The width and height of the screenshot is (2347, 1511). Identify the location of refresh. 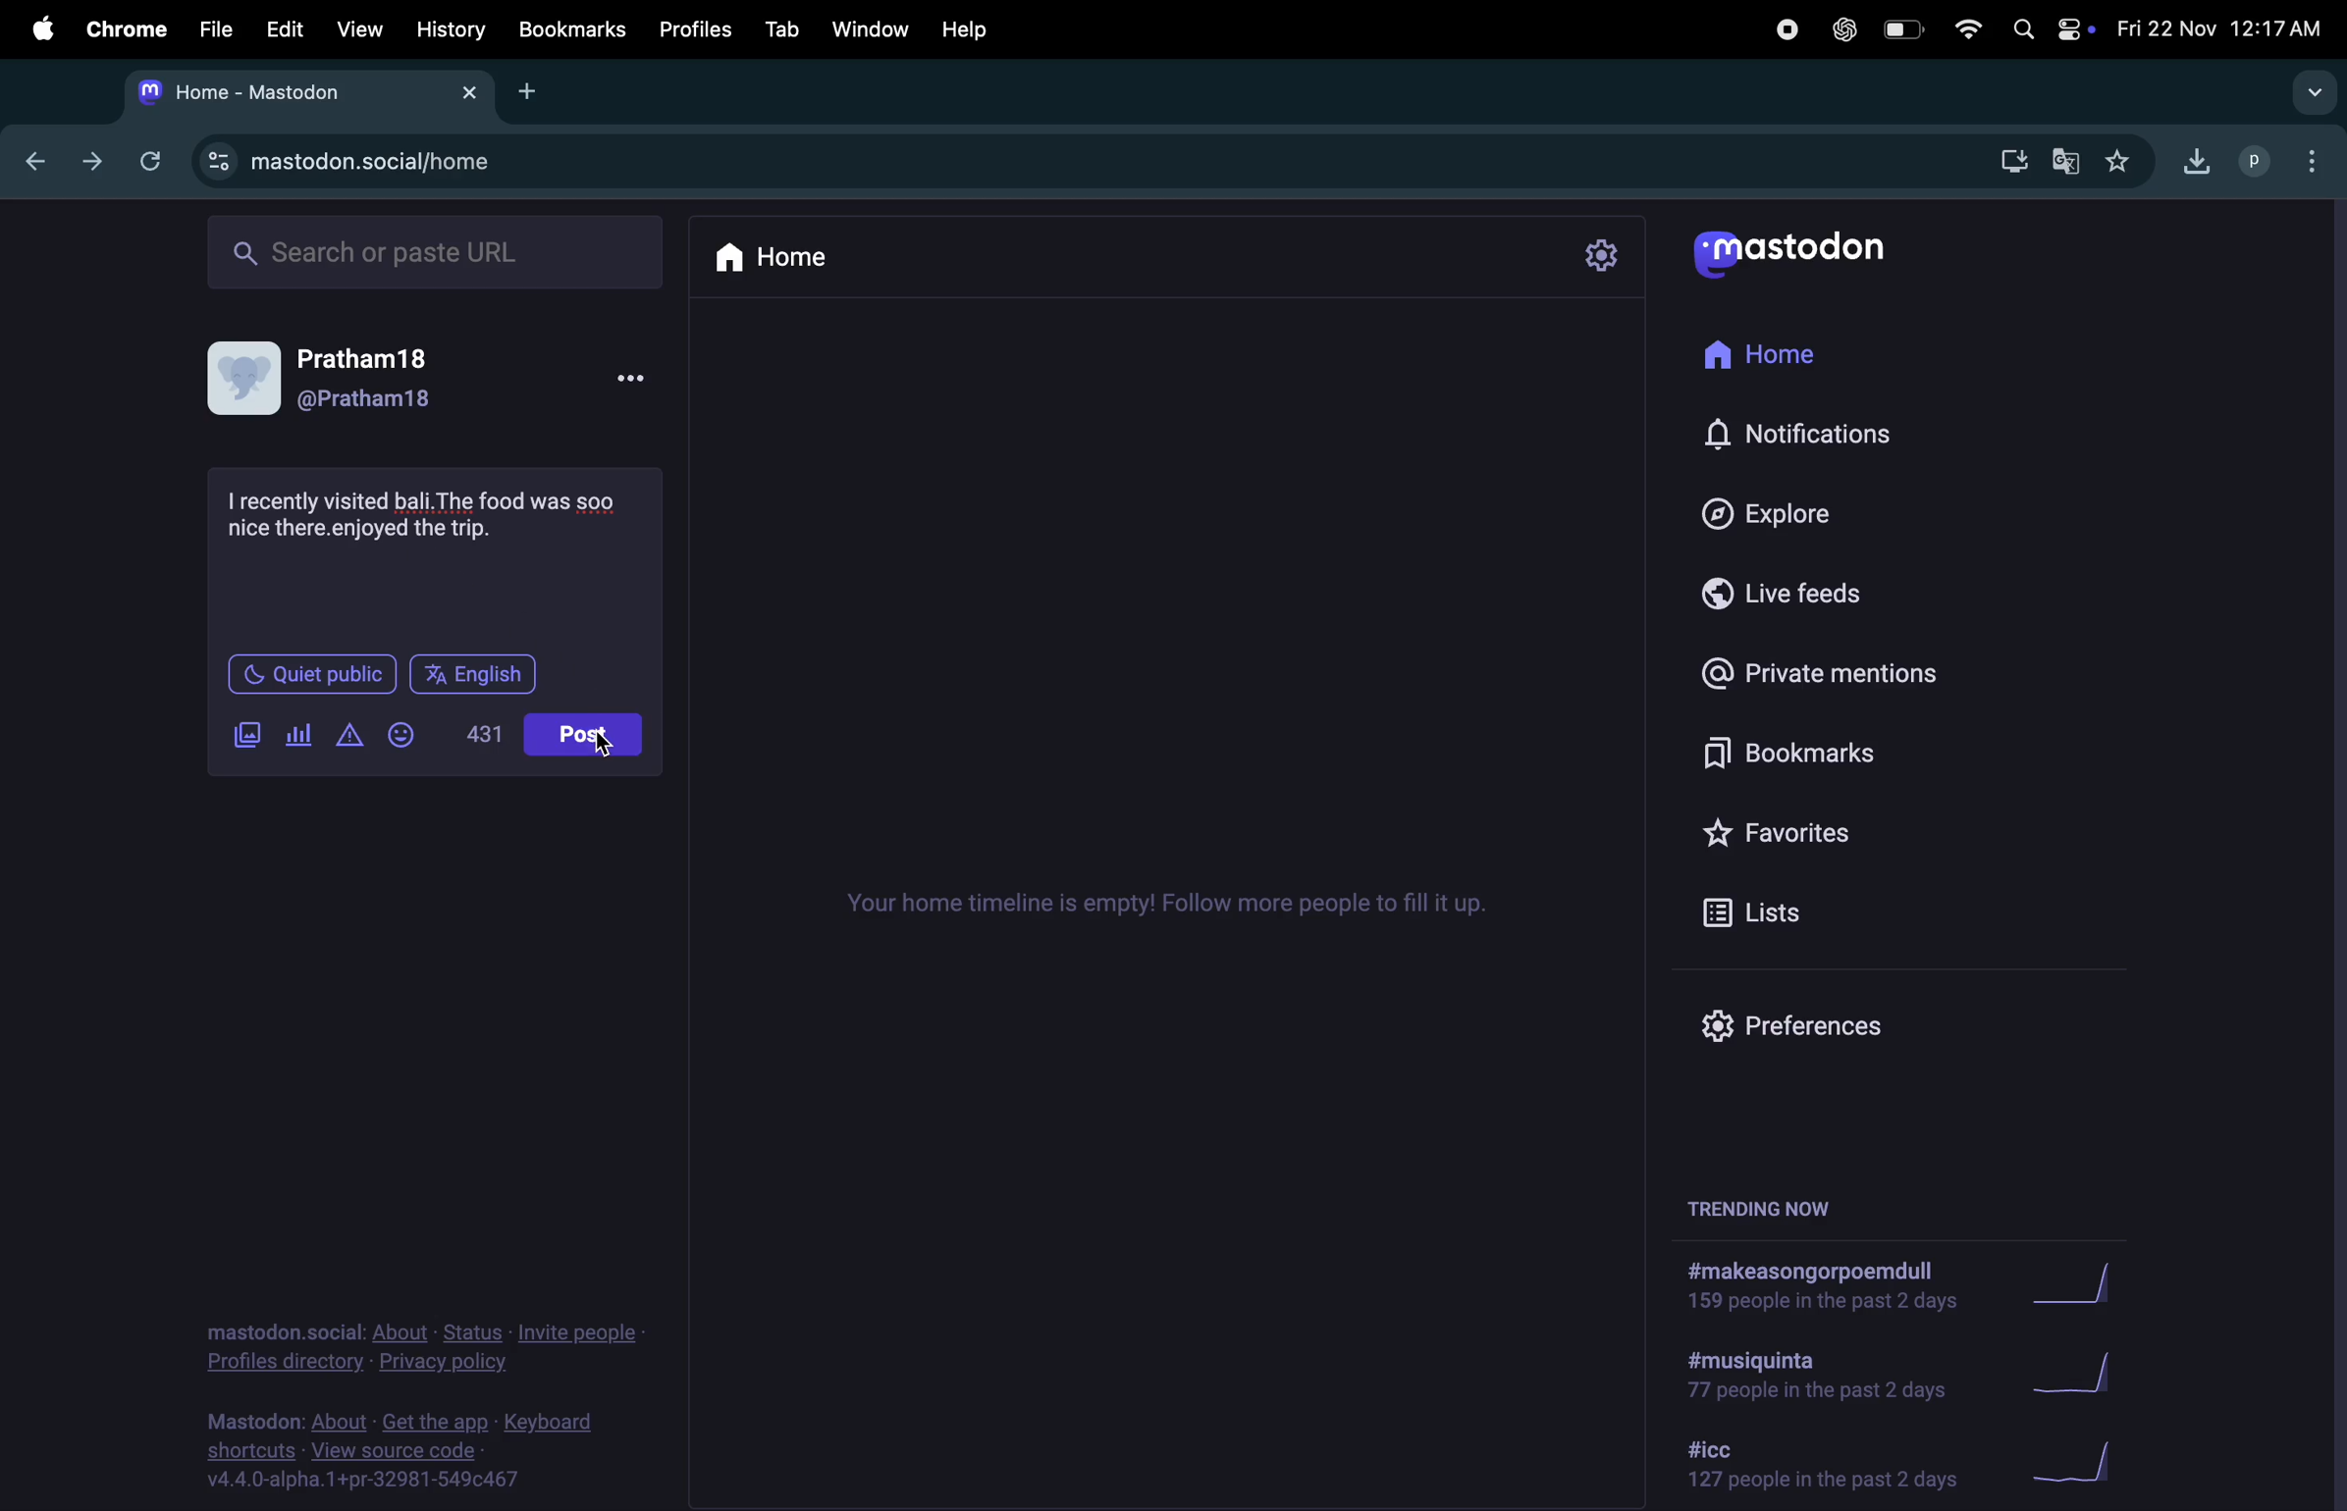
(148, 158).